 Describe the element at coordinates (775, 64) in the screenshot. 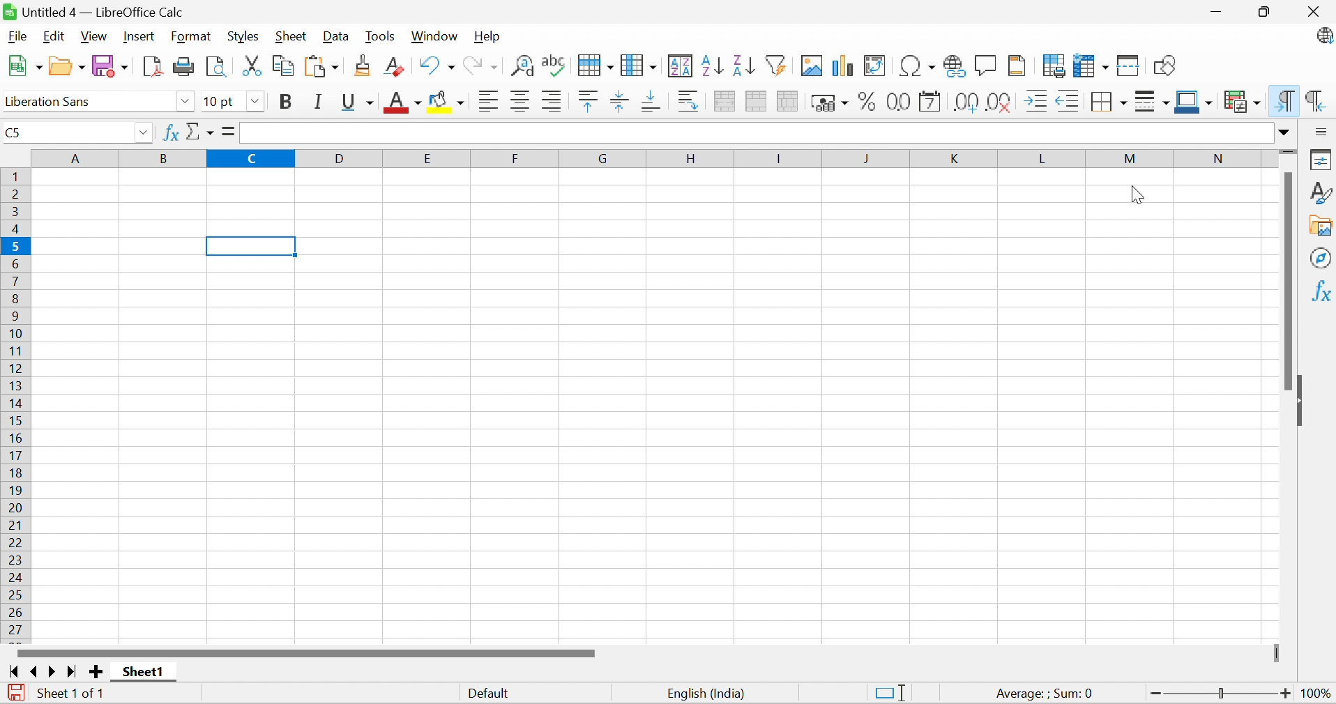

I see `Autofiller` at that location.